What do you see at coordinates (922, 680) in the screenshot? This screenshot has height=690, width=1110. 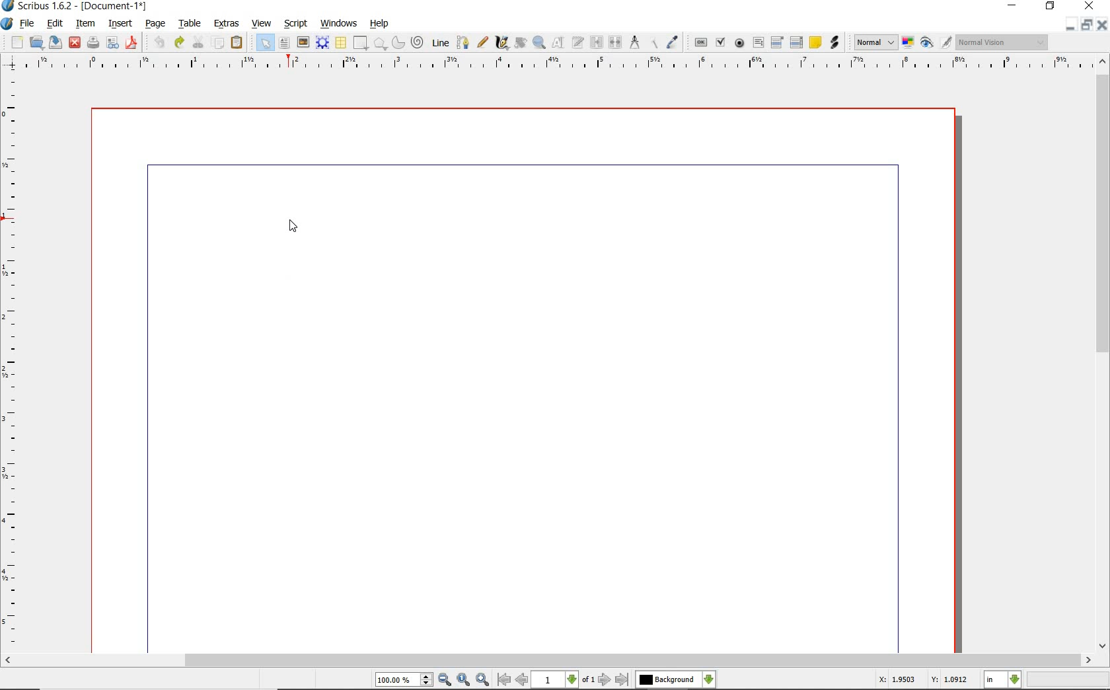 I see `X: 1.9503 Y: 1.0912` at bounding box center [922, 680].